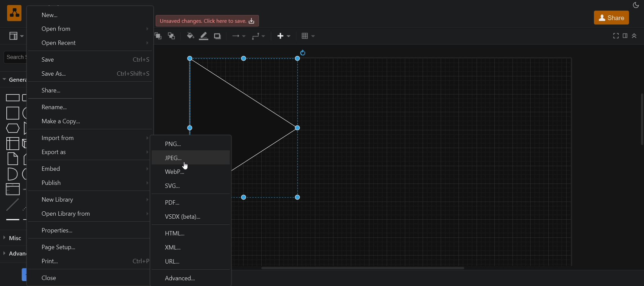 The width and height of the screenshot is (644, 286). What do you see at coordinates (87, 184) in the screenshot?
I see `publish` at bounding box center [87, 184].